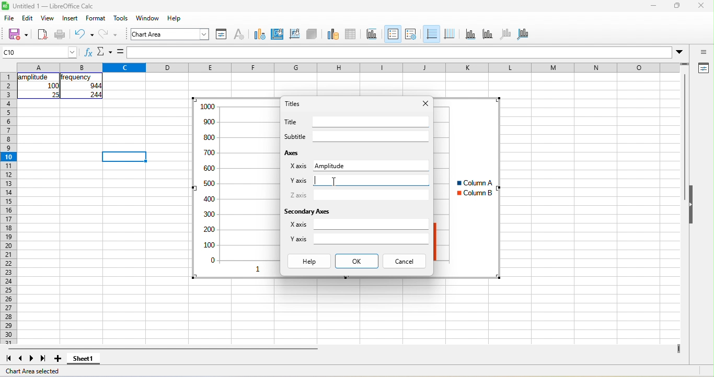 This screenshot has height=377, width=714. Describe the element at coordinates (5, 6) in the screenshot. I see `Software logo` at that location.